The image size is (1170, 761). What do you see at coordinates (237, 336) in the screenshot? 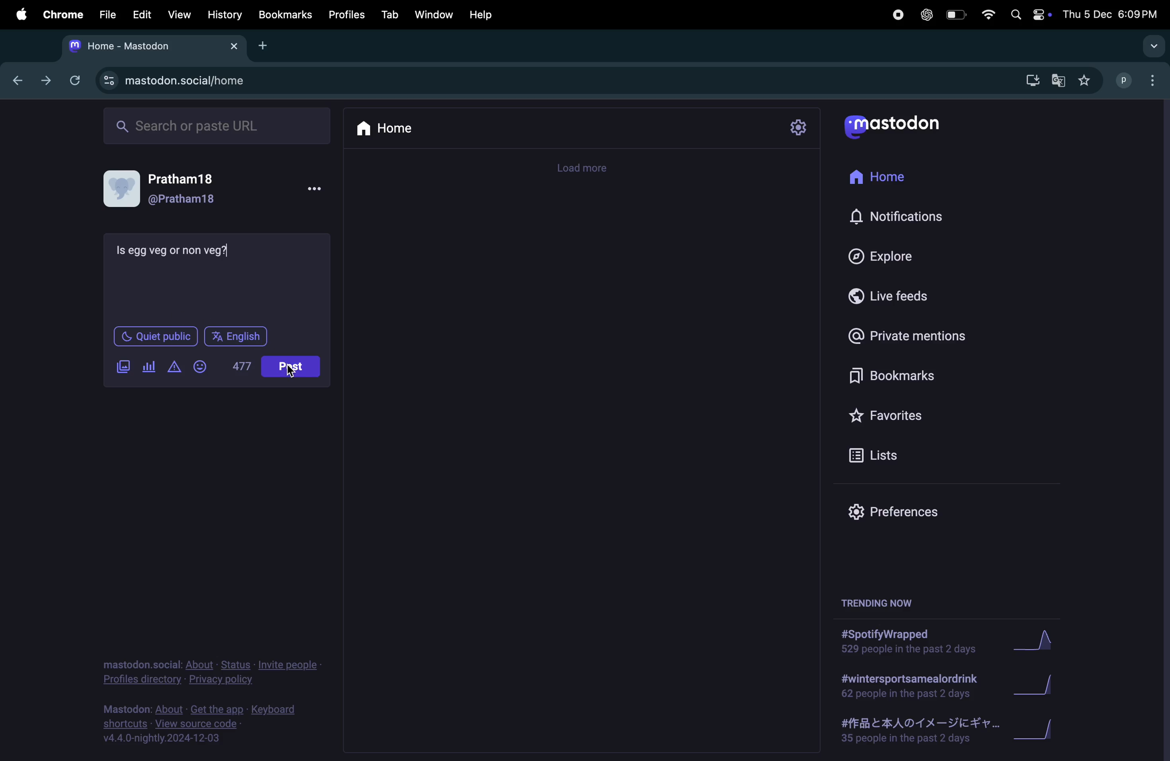
I see `english` at bounding box center [237, 336].